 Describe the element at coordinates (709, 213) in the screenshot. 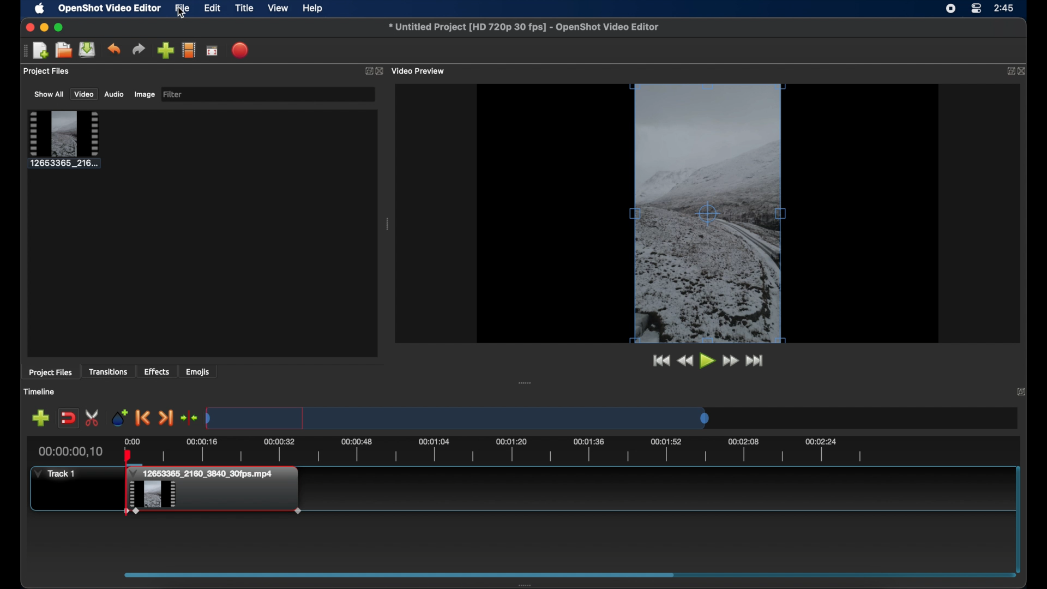

I see `preview` at that location.